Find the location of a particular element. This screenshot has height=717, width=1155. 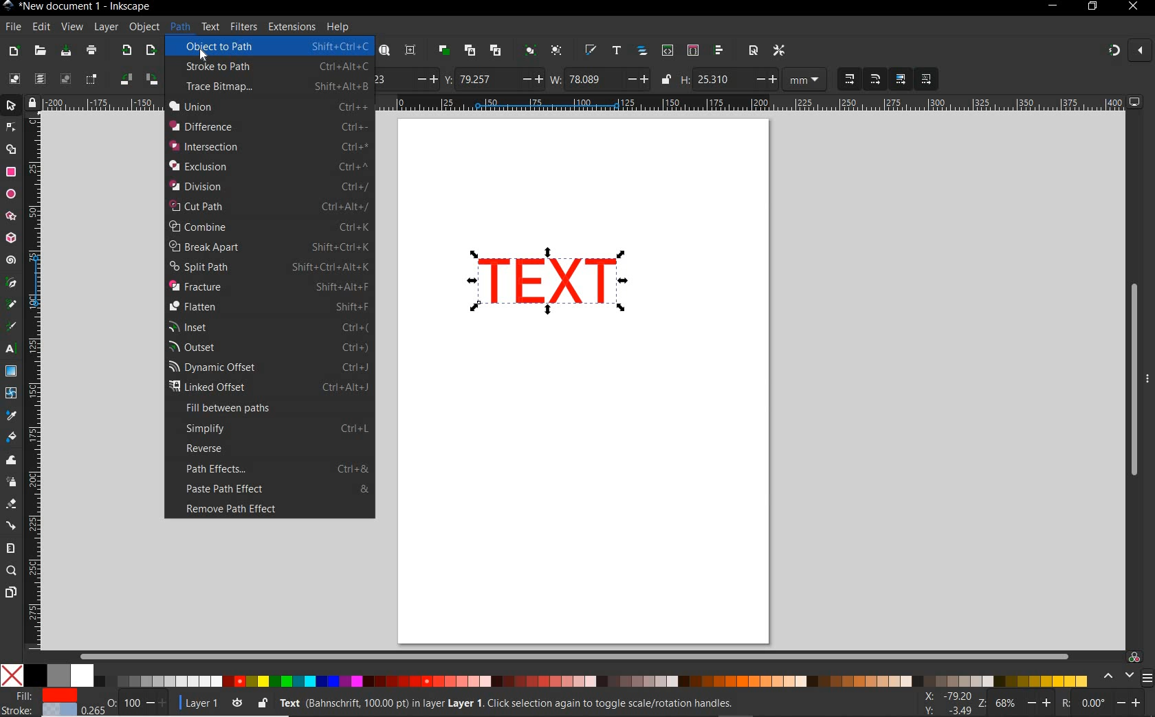

PATH is located at coordinates (179, 26).